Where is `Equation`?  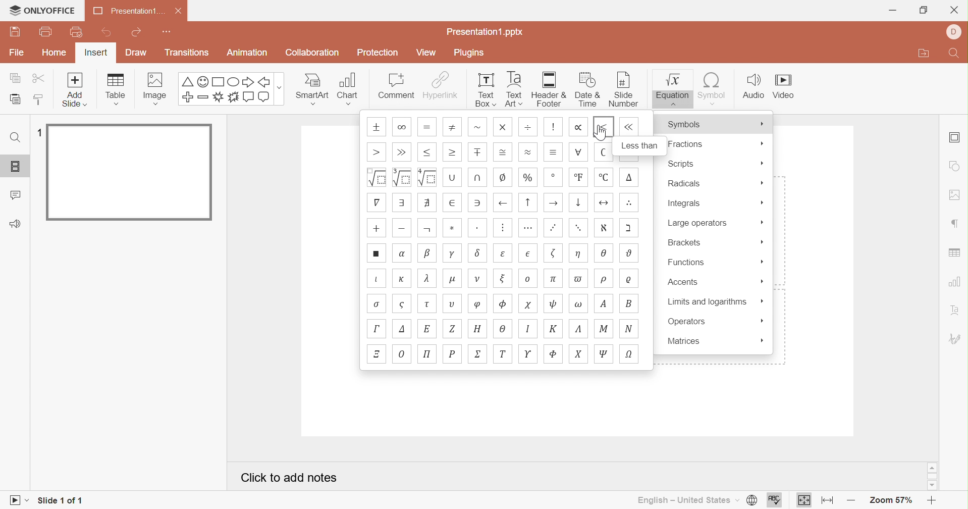 Equation is located at coordinates (674, 90).